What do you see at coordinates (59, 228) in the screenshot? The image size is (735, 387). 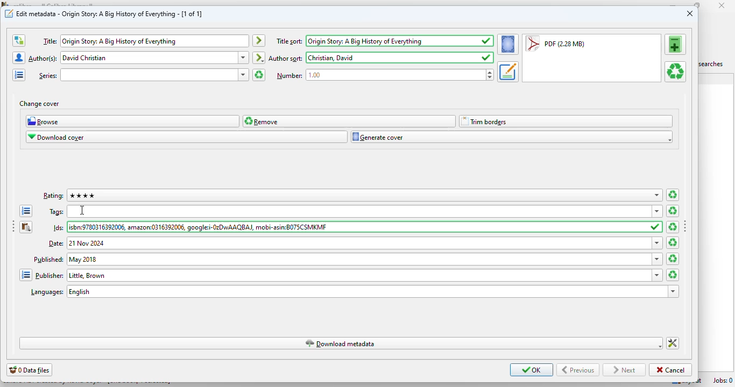 I see `text` at bounding box center [59, 228].